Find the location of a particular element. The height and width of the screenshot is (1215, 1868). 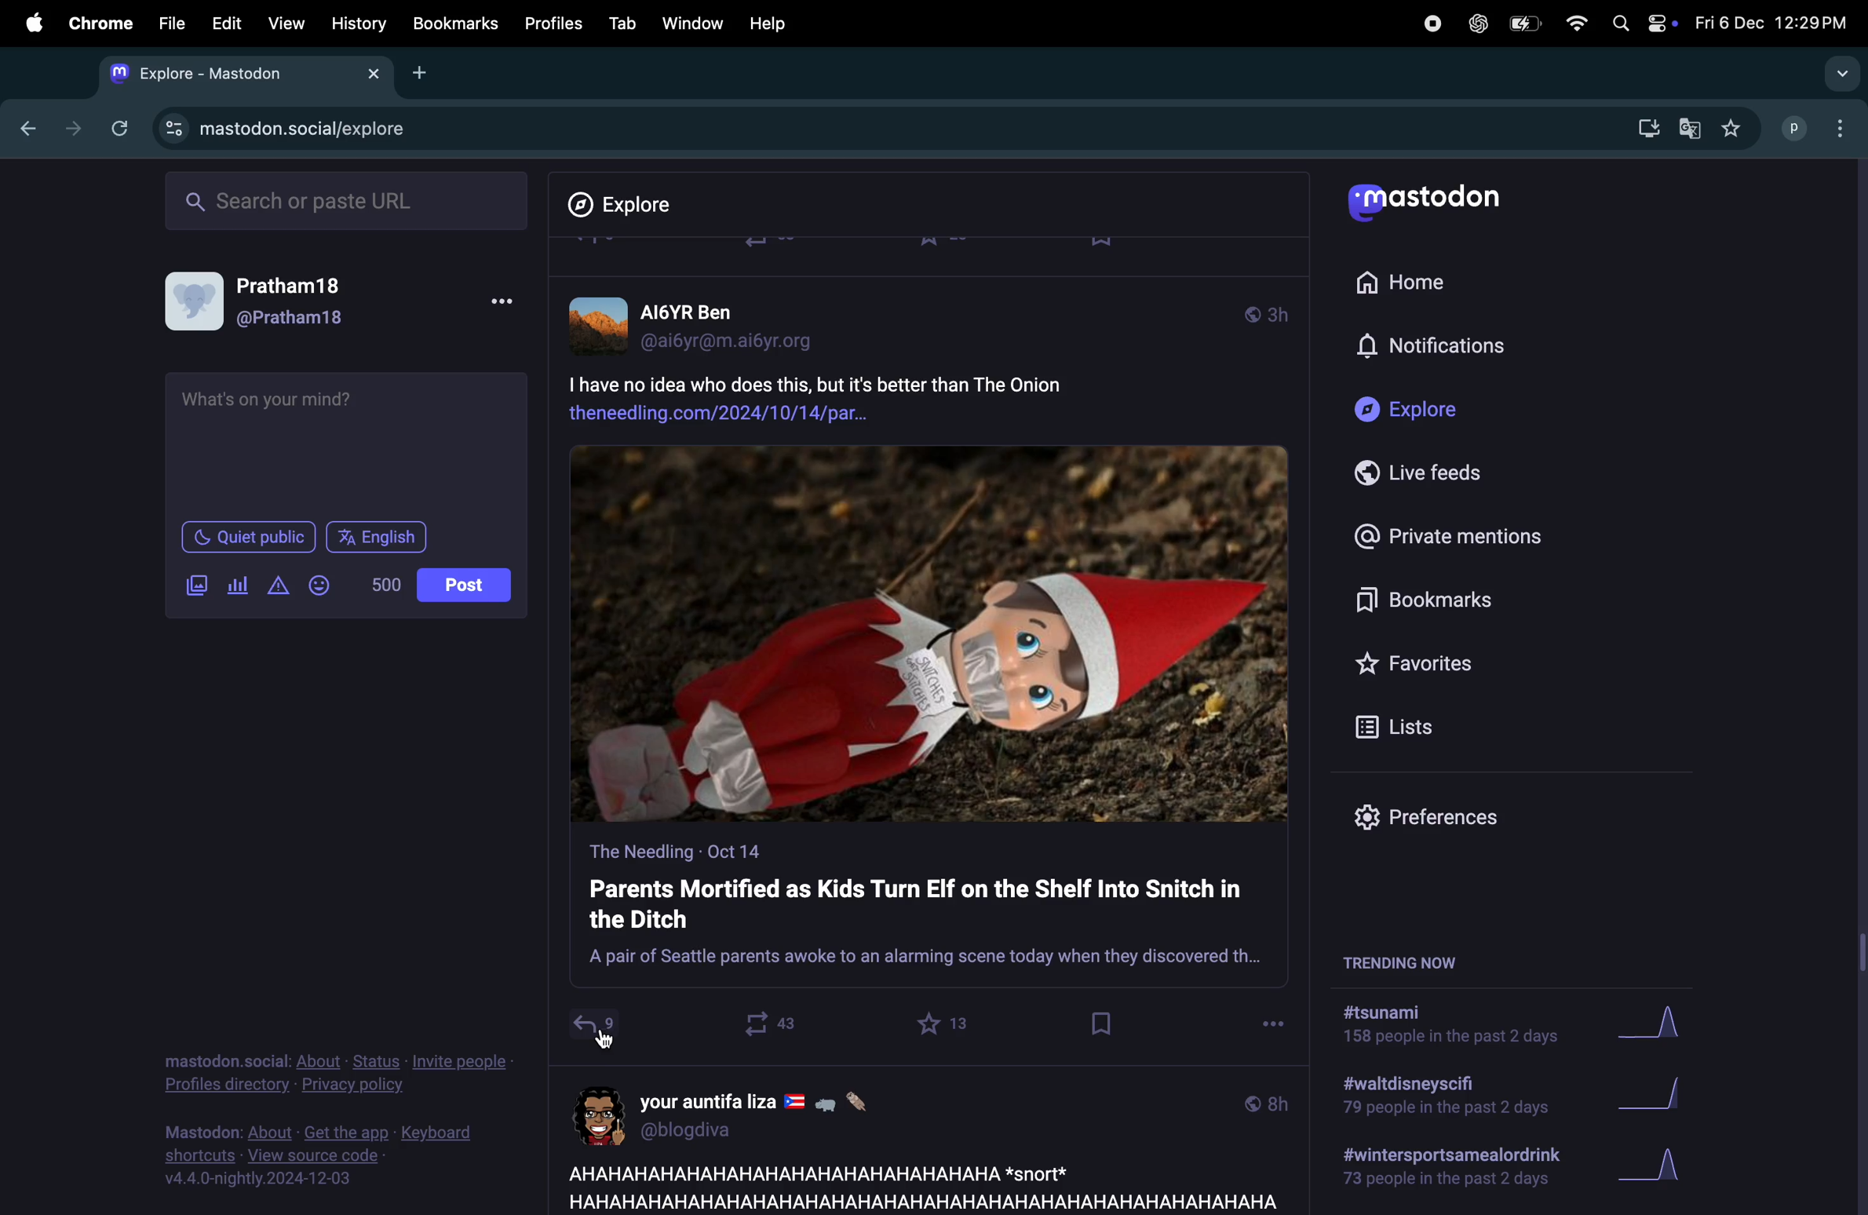

battery is located at coordinates (1523, 25).